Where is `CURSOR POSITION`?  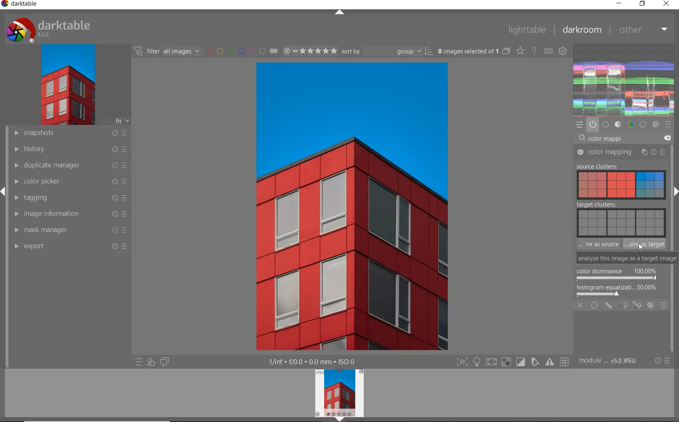
CURSOR POSITION is located at coordinates (641, 247).